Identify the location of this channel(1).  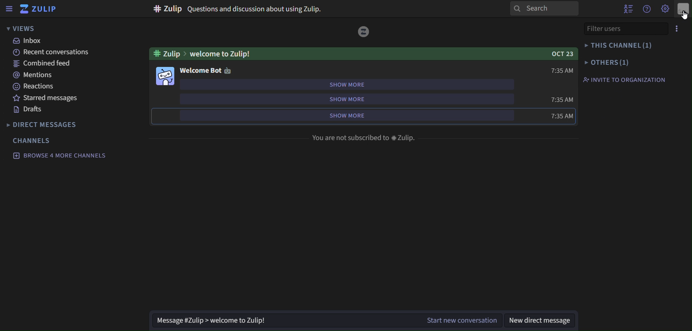
(619, 45).